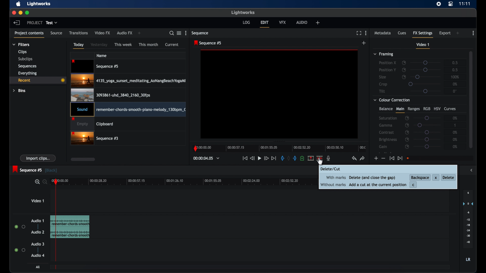 Image resolution: width=486 pixels, height=273 pixels. I want to click on filters, so click(21, 44).